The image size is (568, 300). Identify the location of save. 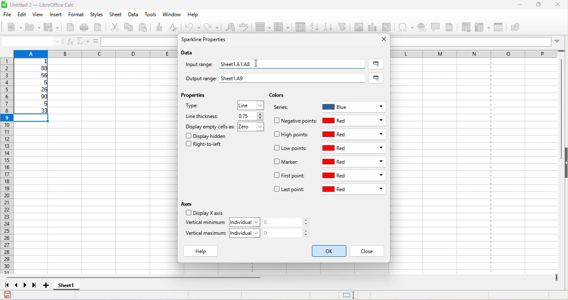
(53, 28).